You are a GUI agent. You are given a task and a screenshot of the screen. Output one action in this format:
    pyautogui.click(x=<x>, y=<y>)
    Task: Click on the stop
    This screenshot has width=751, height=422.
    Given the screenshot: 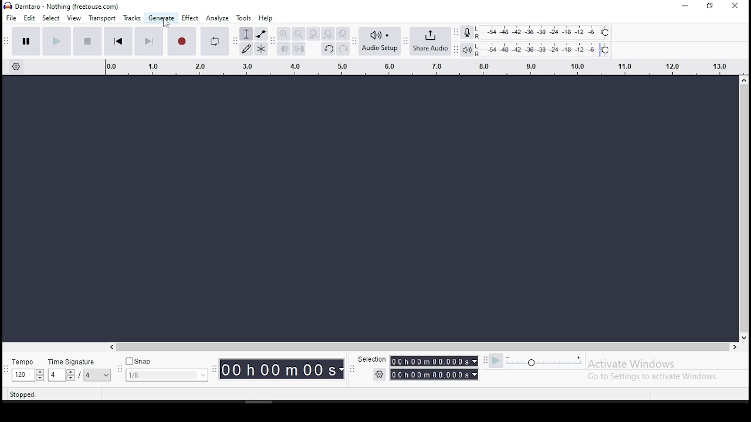 What is the action you would take?
    pyautogui.click(x=87, y=40)
    